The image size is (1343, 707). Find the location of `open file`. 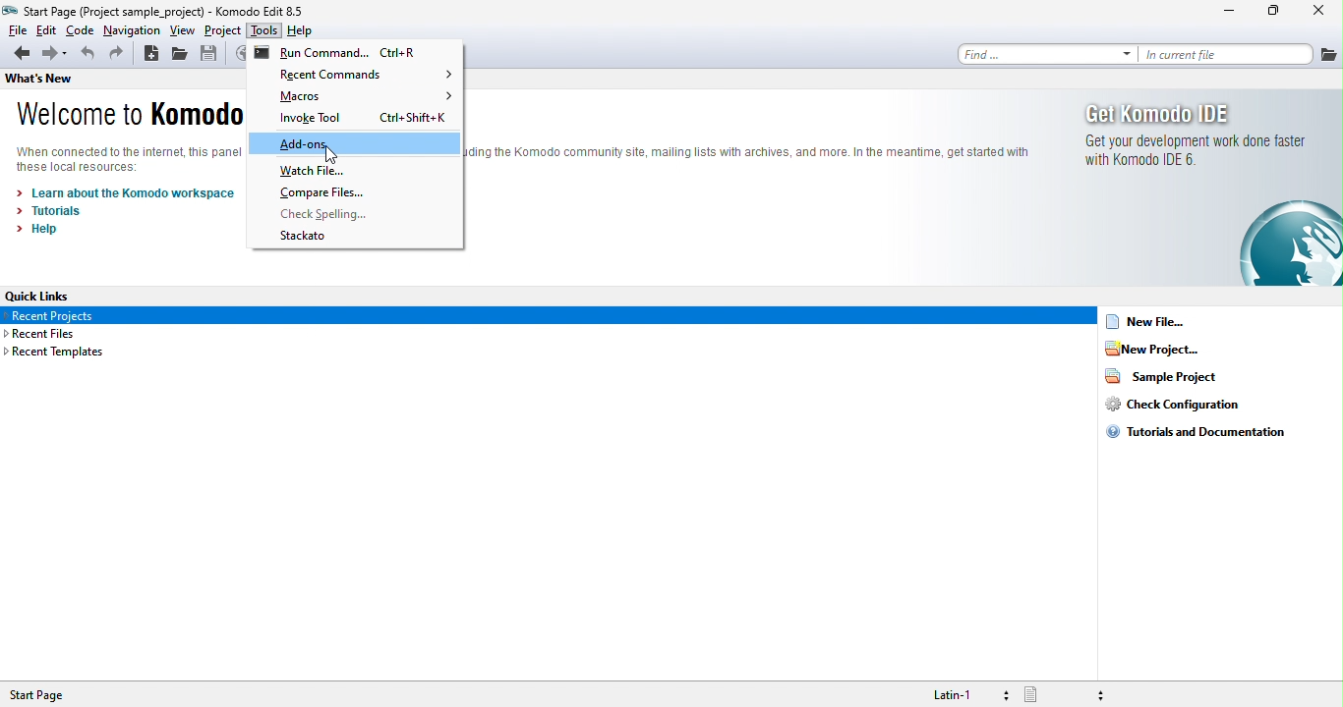

open file is located at coordinates (183, 56).